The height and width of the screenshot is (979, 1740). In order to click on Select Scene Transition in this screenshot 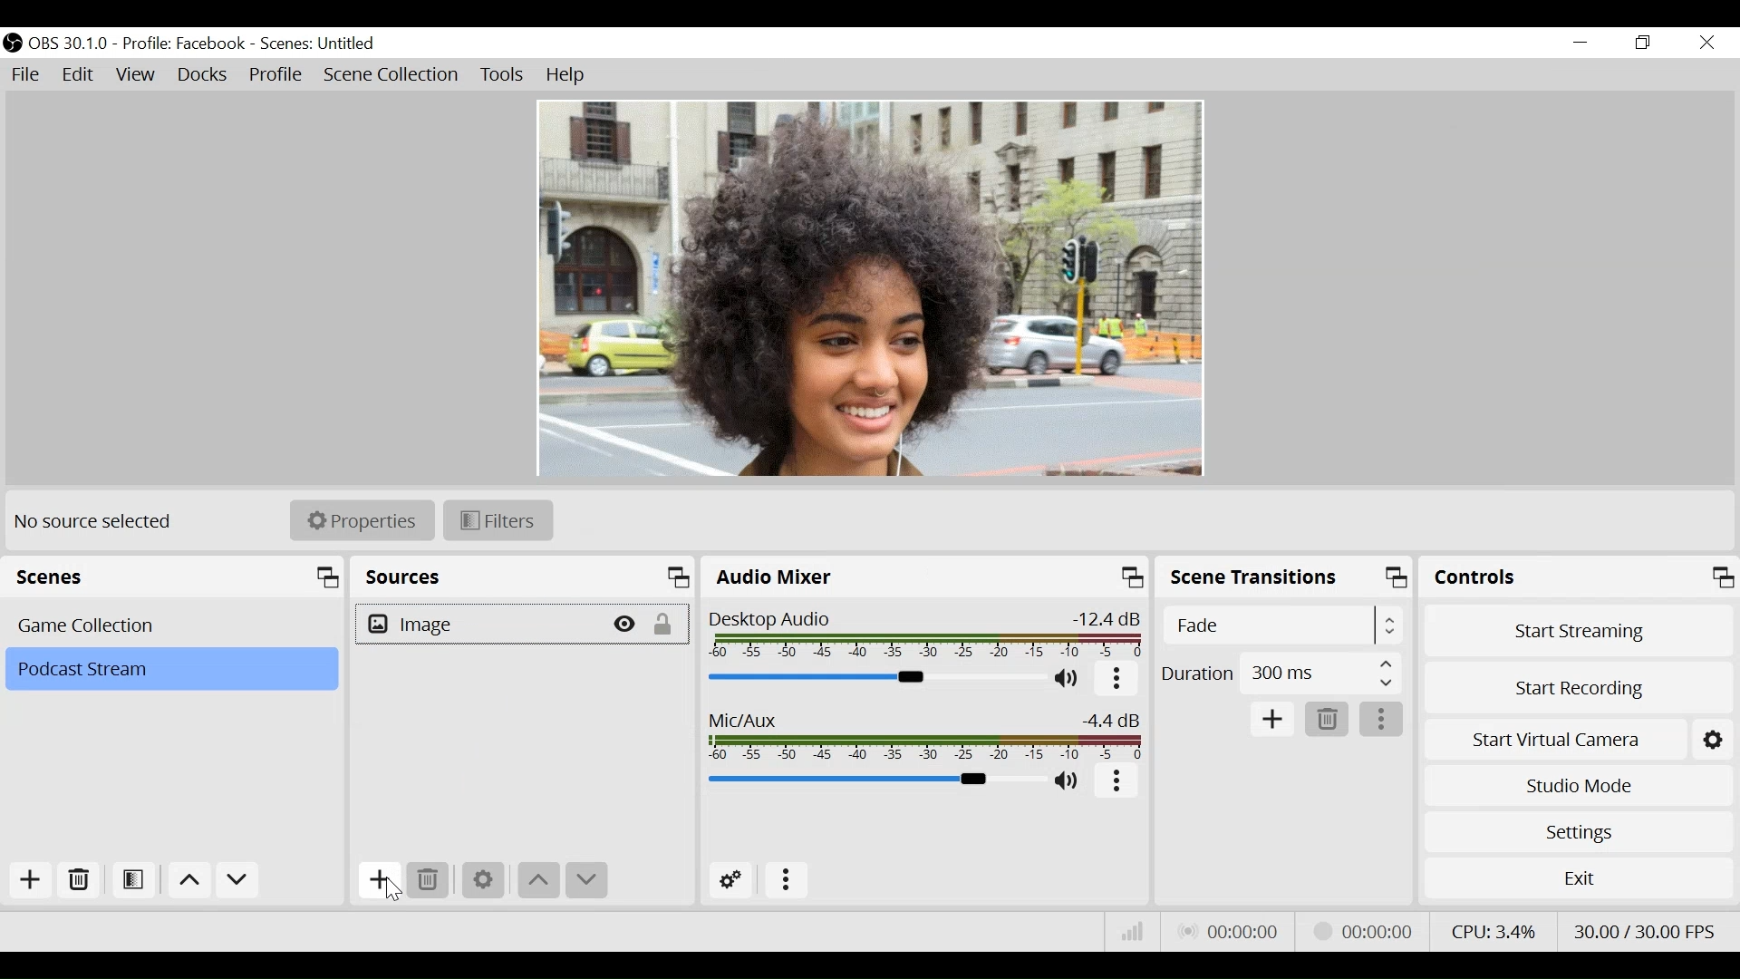, I will do `click(1285, 626)`.